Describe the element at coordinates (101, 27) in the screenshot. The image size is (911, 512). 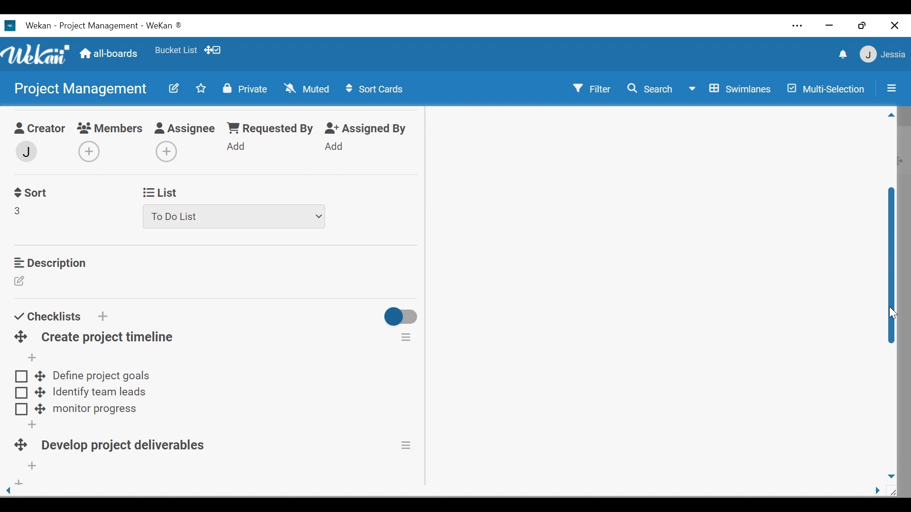
I see `Wekan Desktop icon` at that location.